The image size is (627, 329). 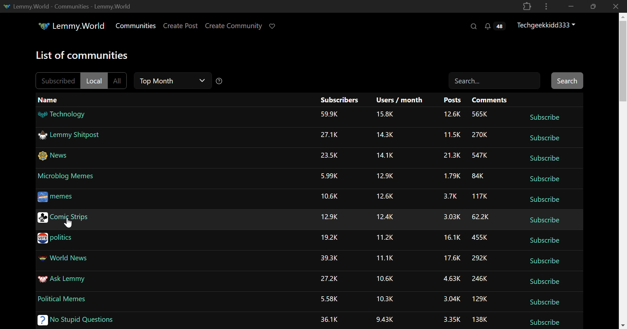 What do you see at coordinates (490, 100) in the screenshot?
I see `Comments` at bounding box center [490, 100].